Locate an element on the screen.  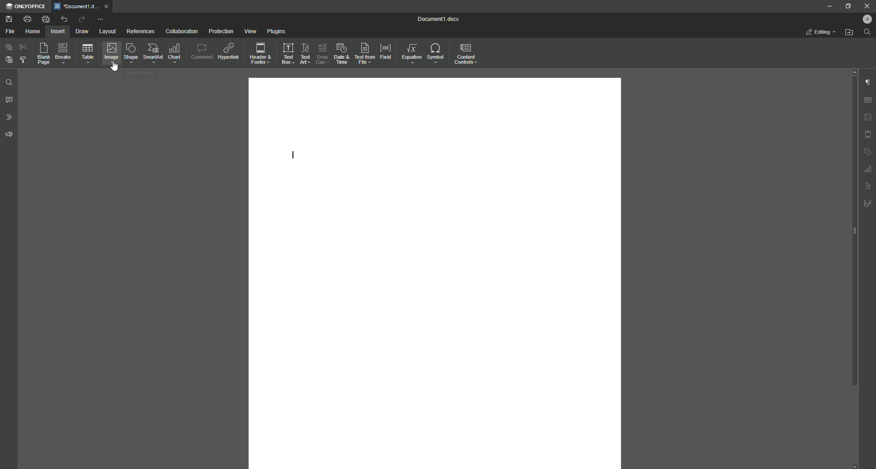
Save is located at coordinates (9, 19).